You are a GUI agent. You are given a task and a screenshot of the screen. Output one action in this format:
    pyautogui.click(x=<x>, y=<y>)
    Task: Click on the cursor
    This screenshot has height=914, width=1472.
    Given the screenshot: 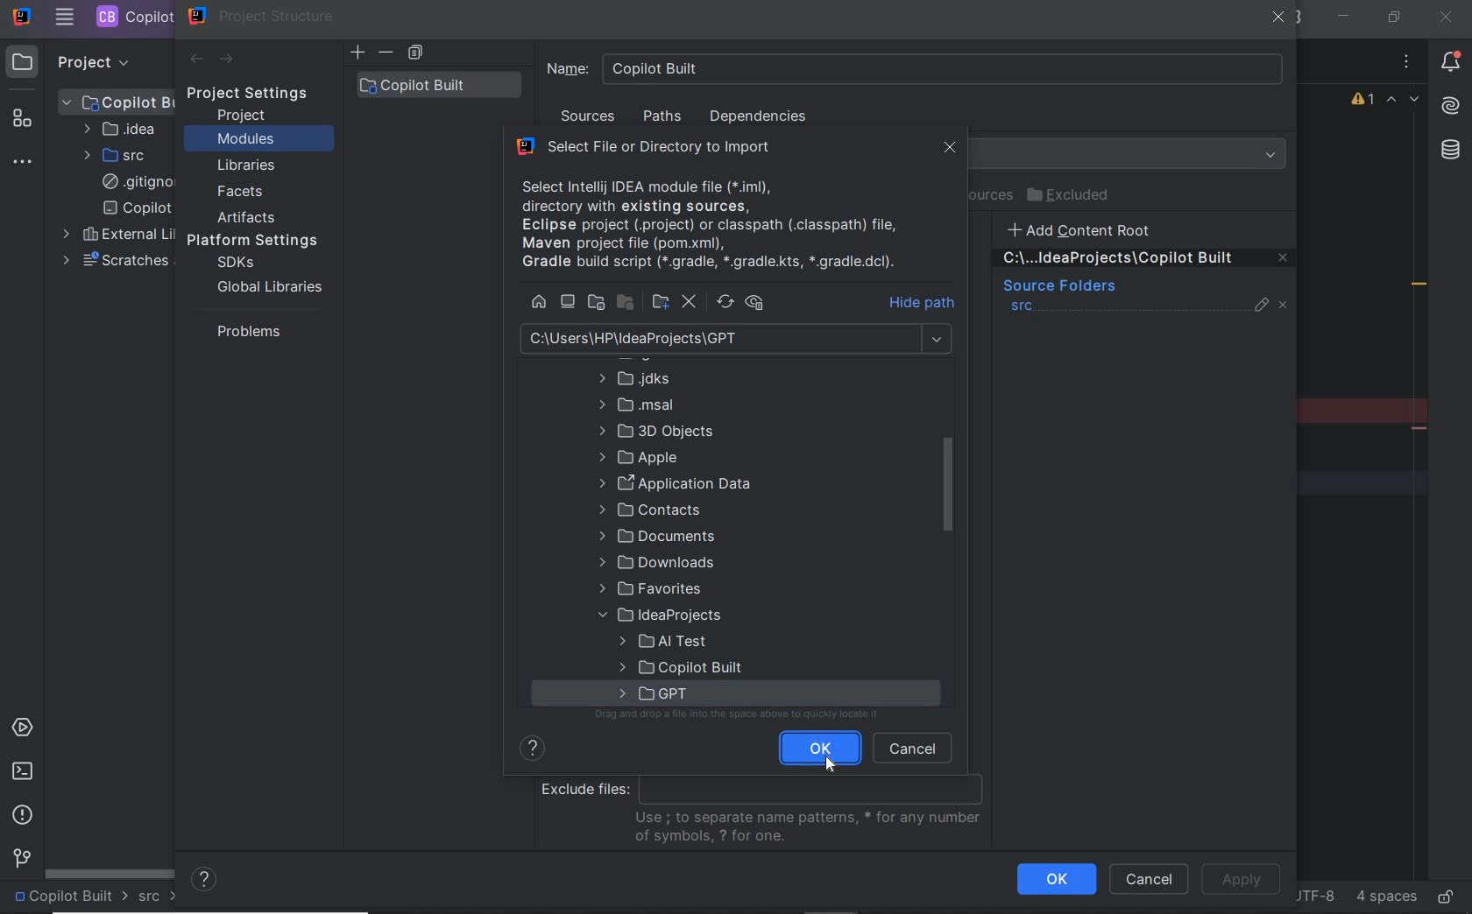 What is the action you would take?
    pyautogui.click(x=832, y=763)
    